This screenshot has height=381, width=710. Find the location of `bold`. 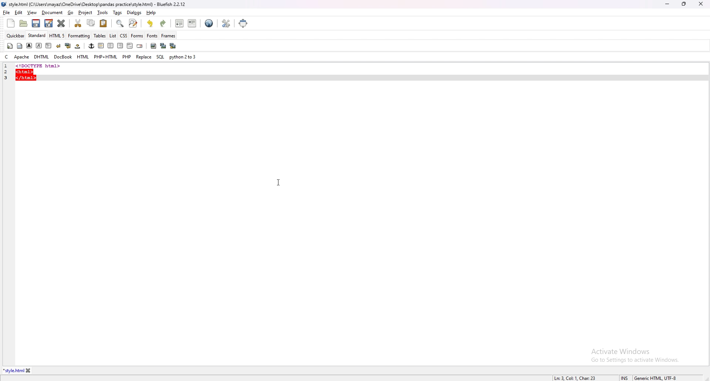

bold is located at coordinates (29, 45).